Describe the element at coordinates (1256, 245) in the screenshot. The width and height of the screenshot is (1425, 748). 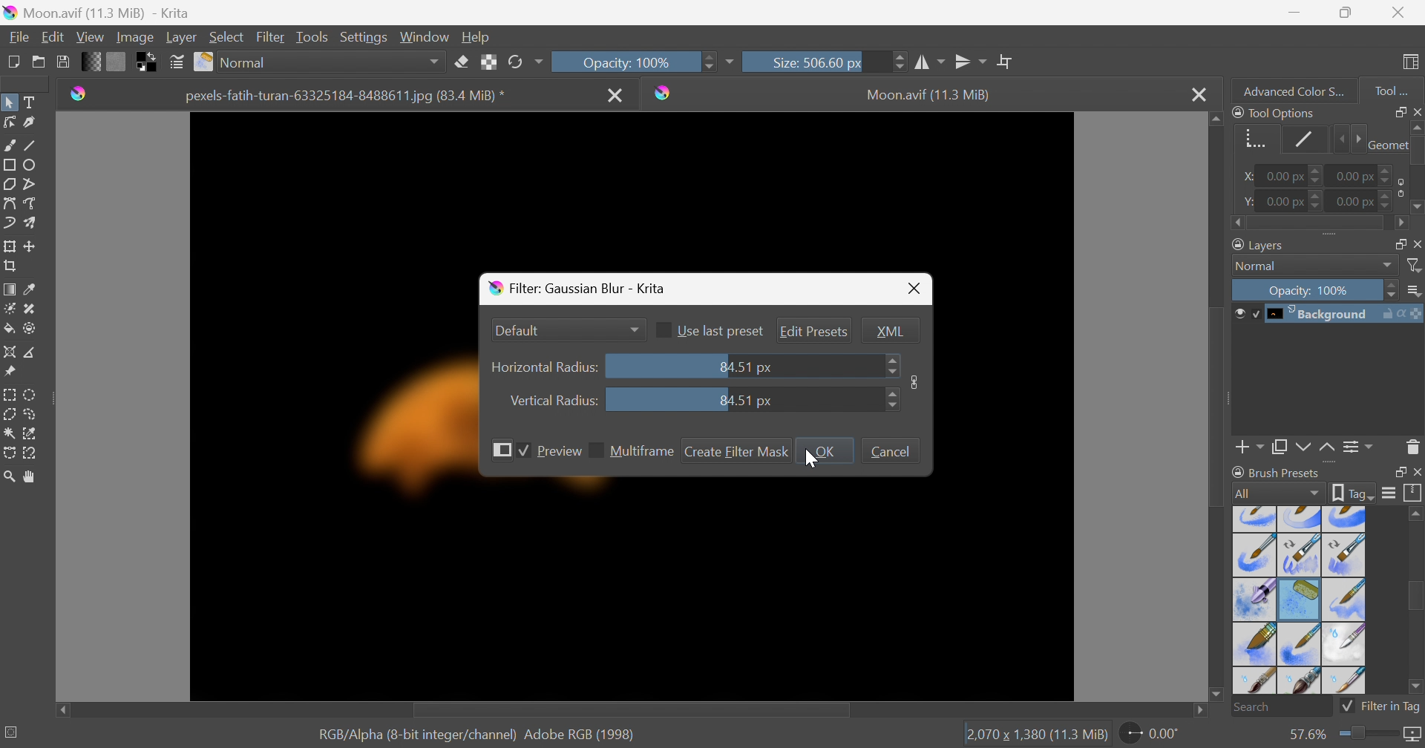
I see `Layers` at that location.